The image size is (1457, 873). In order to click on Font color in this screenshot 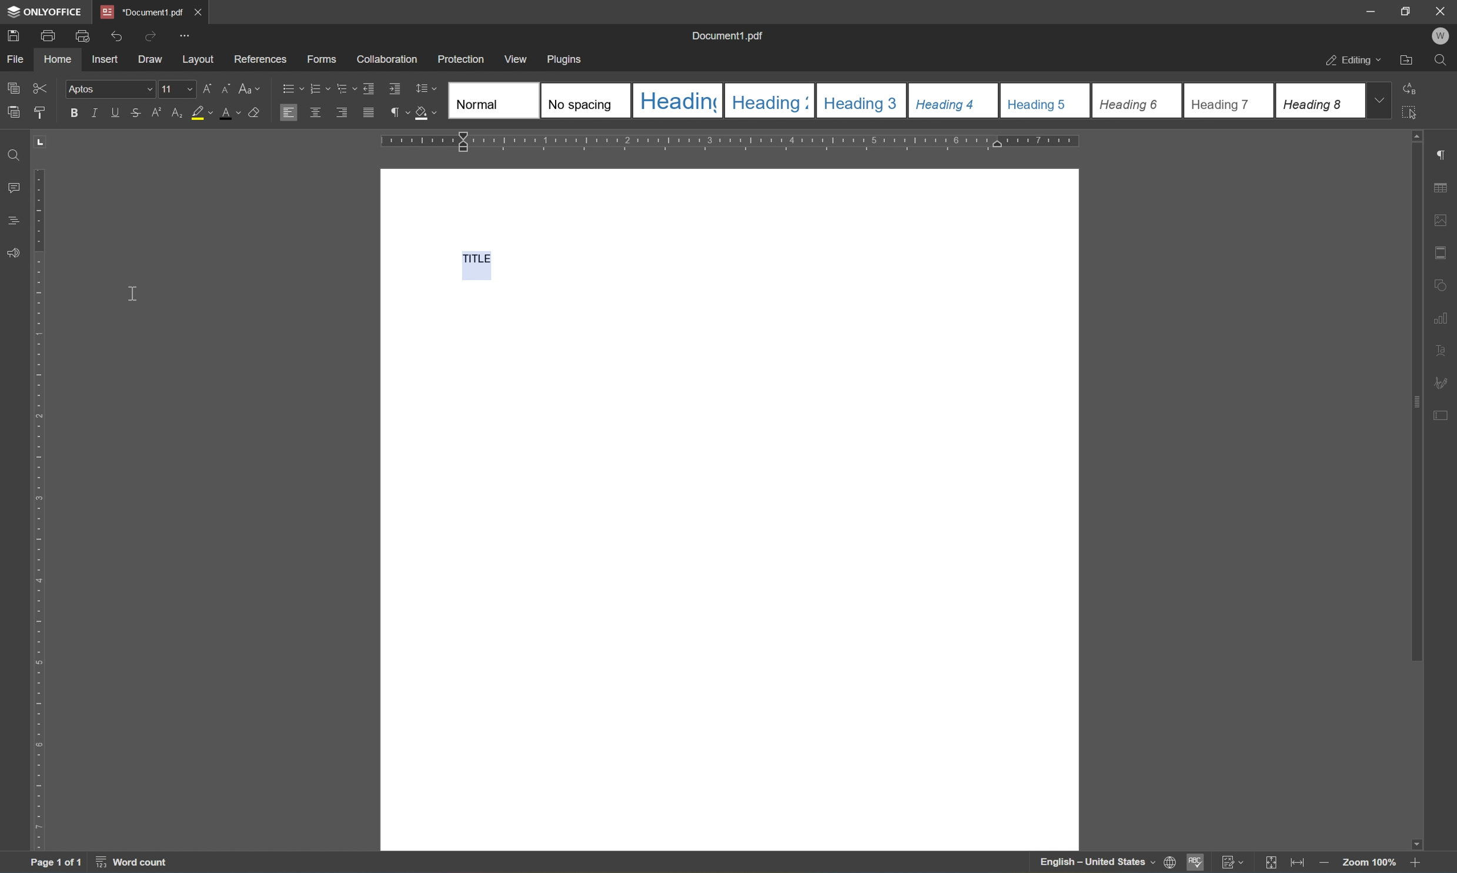, I will do `click(230, 114)`.